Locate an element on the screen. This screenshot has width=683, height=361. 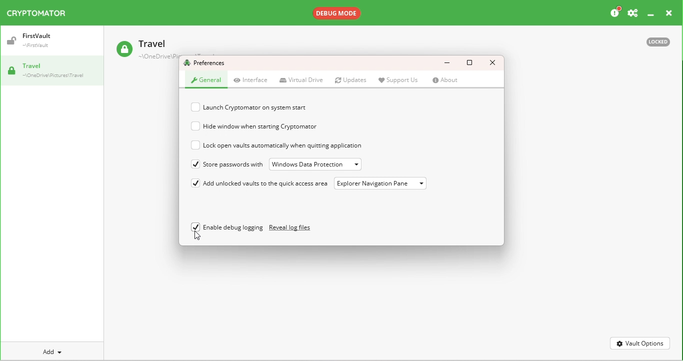
Vault options is located at coordinates (639, 343).